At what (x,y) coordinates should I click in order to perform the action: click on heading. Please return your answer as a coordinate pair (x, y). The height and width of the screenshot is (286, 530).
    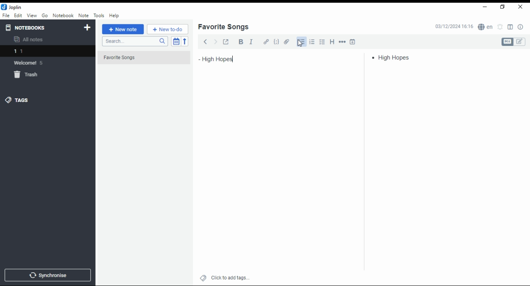
    Looking at the image, I should click on (332, 41).